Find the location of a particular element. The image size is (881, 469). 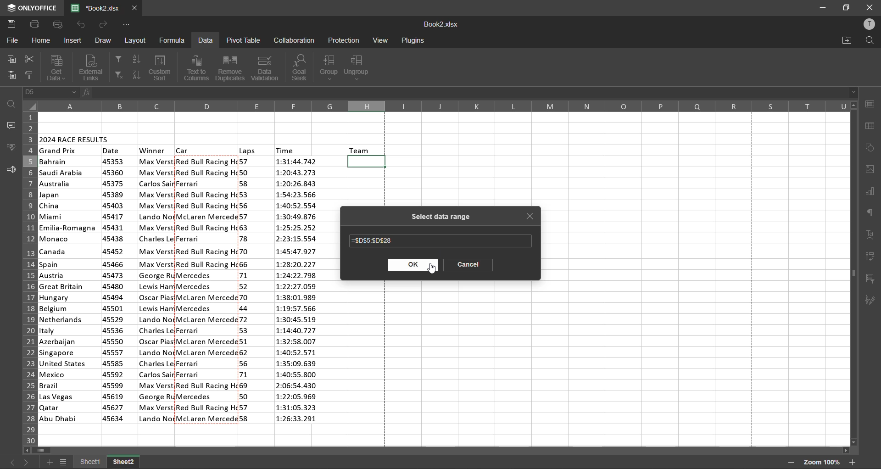

car is located at coordinates (184, 150).